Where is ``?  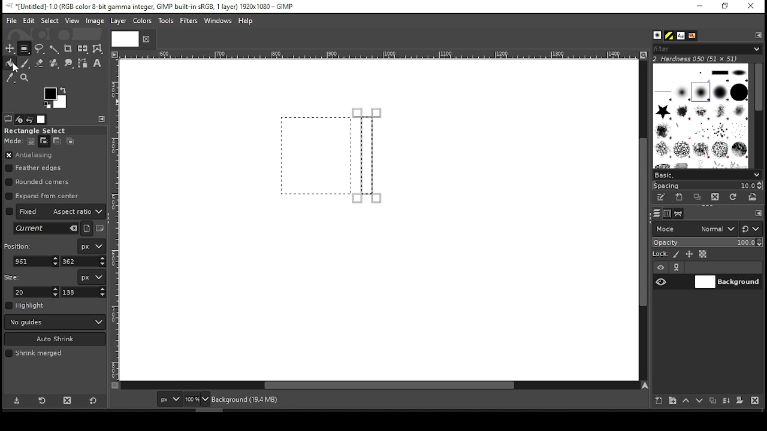
 is located at coordinates (123, 38).